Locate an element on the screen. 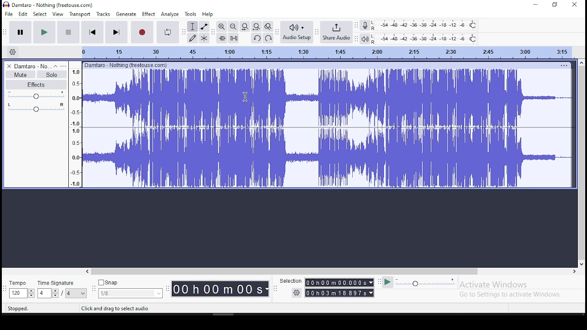 The width and height of the screenshot is (587, 330). undo is located at coordinates (256, 38).